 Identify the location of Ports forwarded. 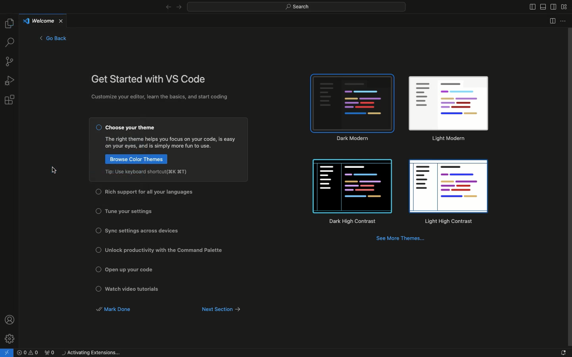
(52, 353).